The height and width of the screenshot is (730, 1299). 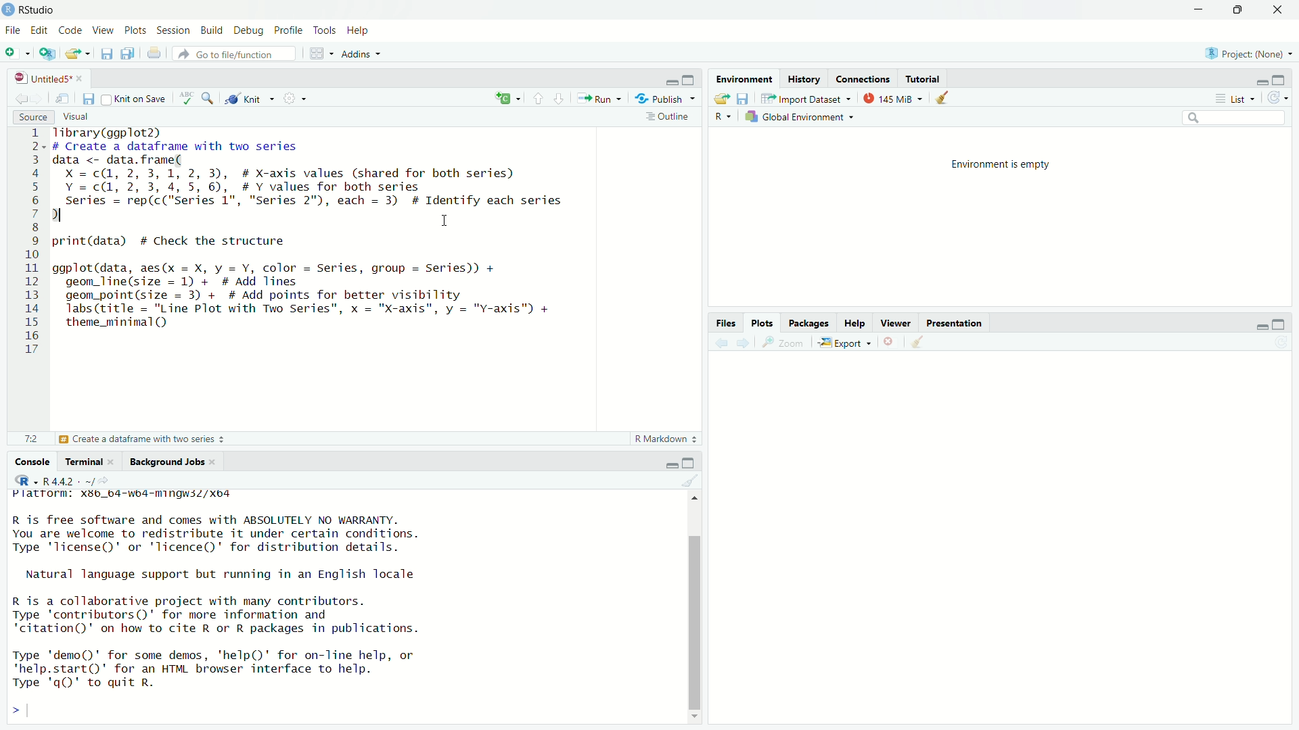 I want to click on New file, so click(x=16, y=53).